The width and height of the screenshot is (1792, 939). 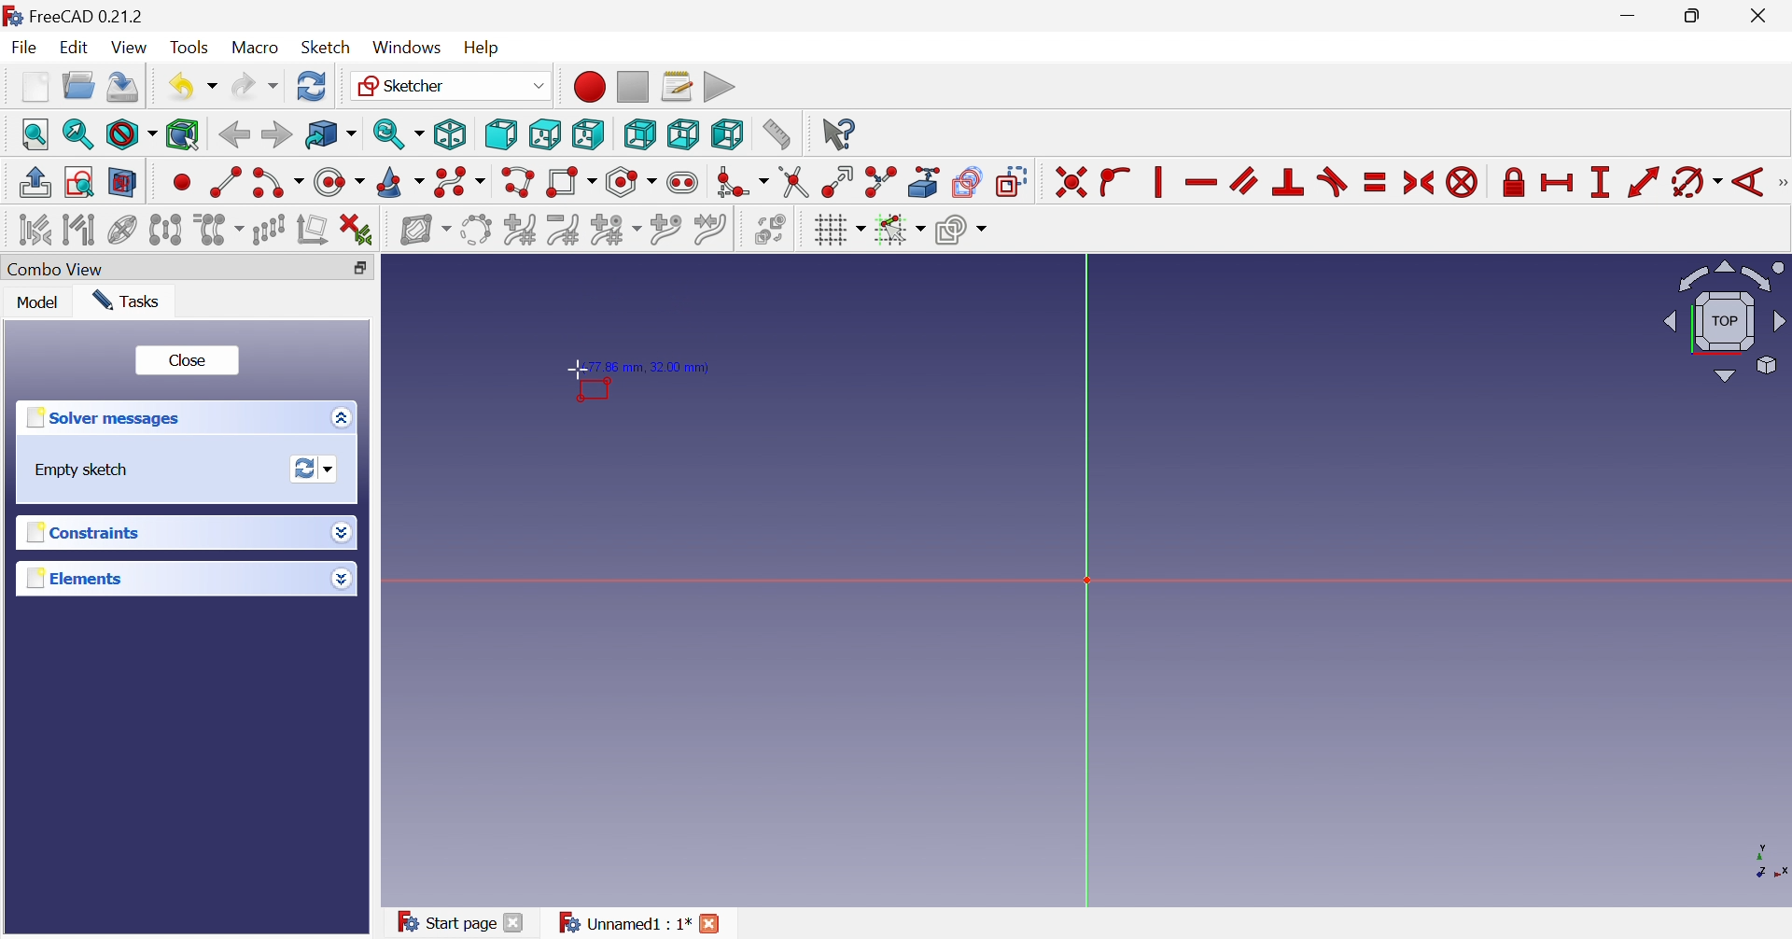 What do you see at coordinates (519, 229) in the screenshot?
I see `Increase B-spline degree` at bounding box center [519, 229].